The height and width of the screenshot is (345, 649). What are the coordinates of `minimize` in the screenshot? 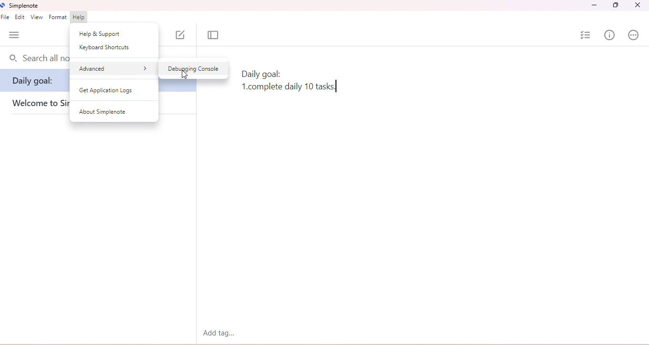 It's located at (593, 6).